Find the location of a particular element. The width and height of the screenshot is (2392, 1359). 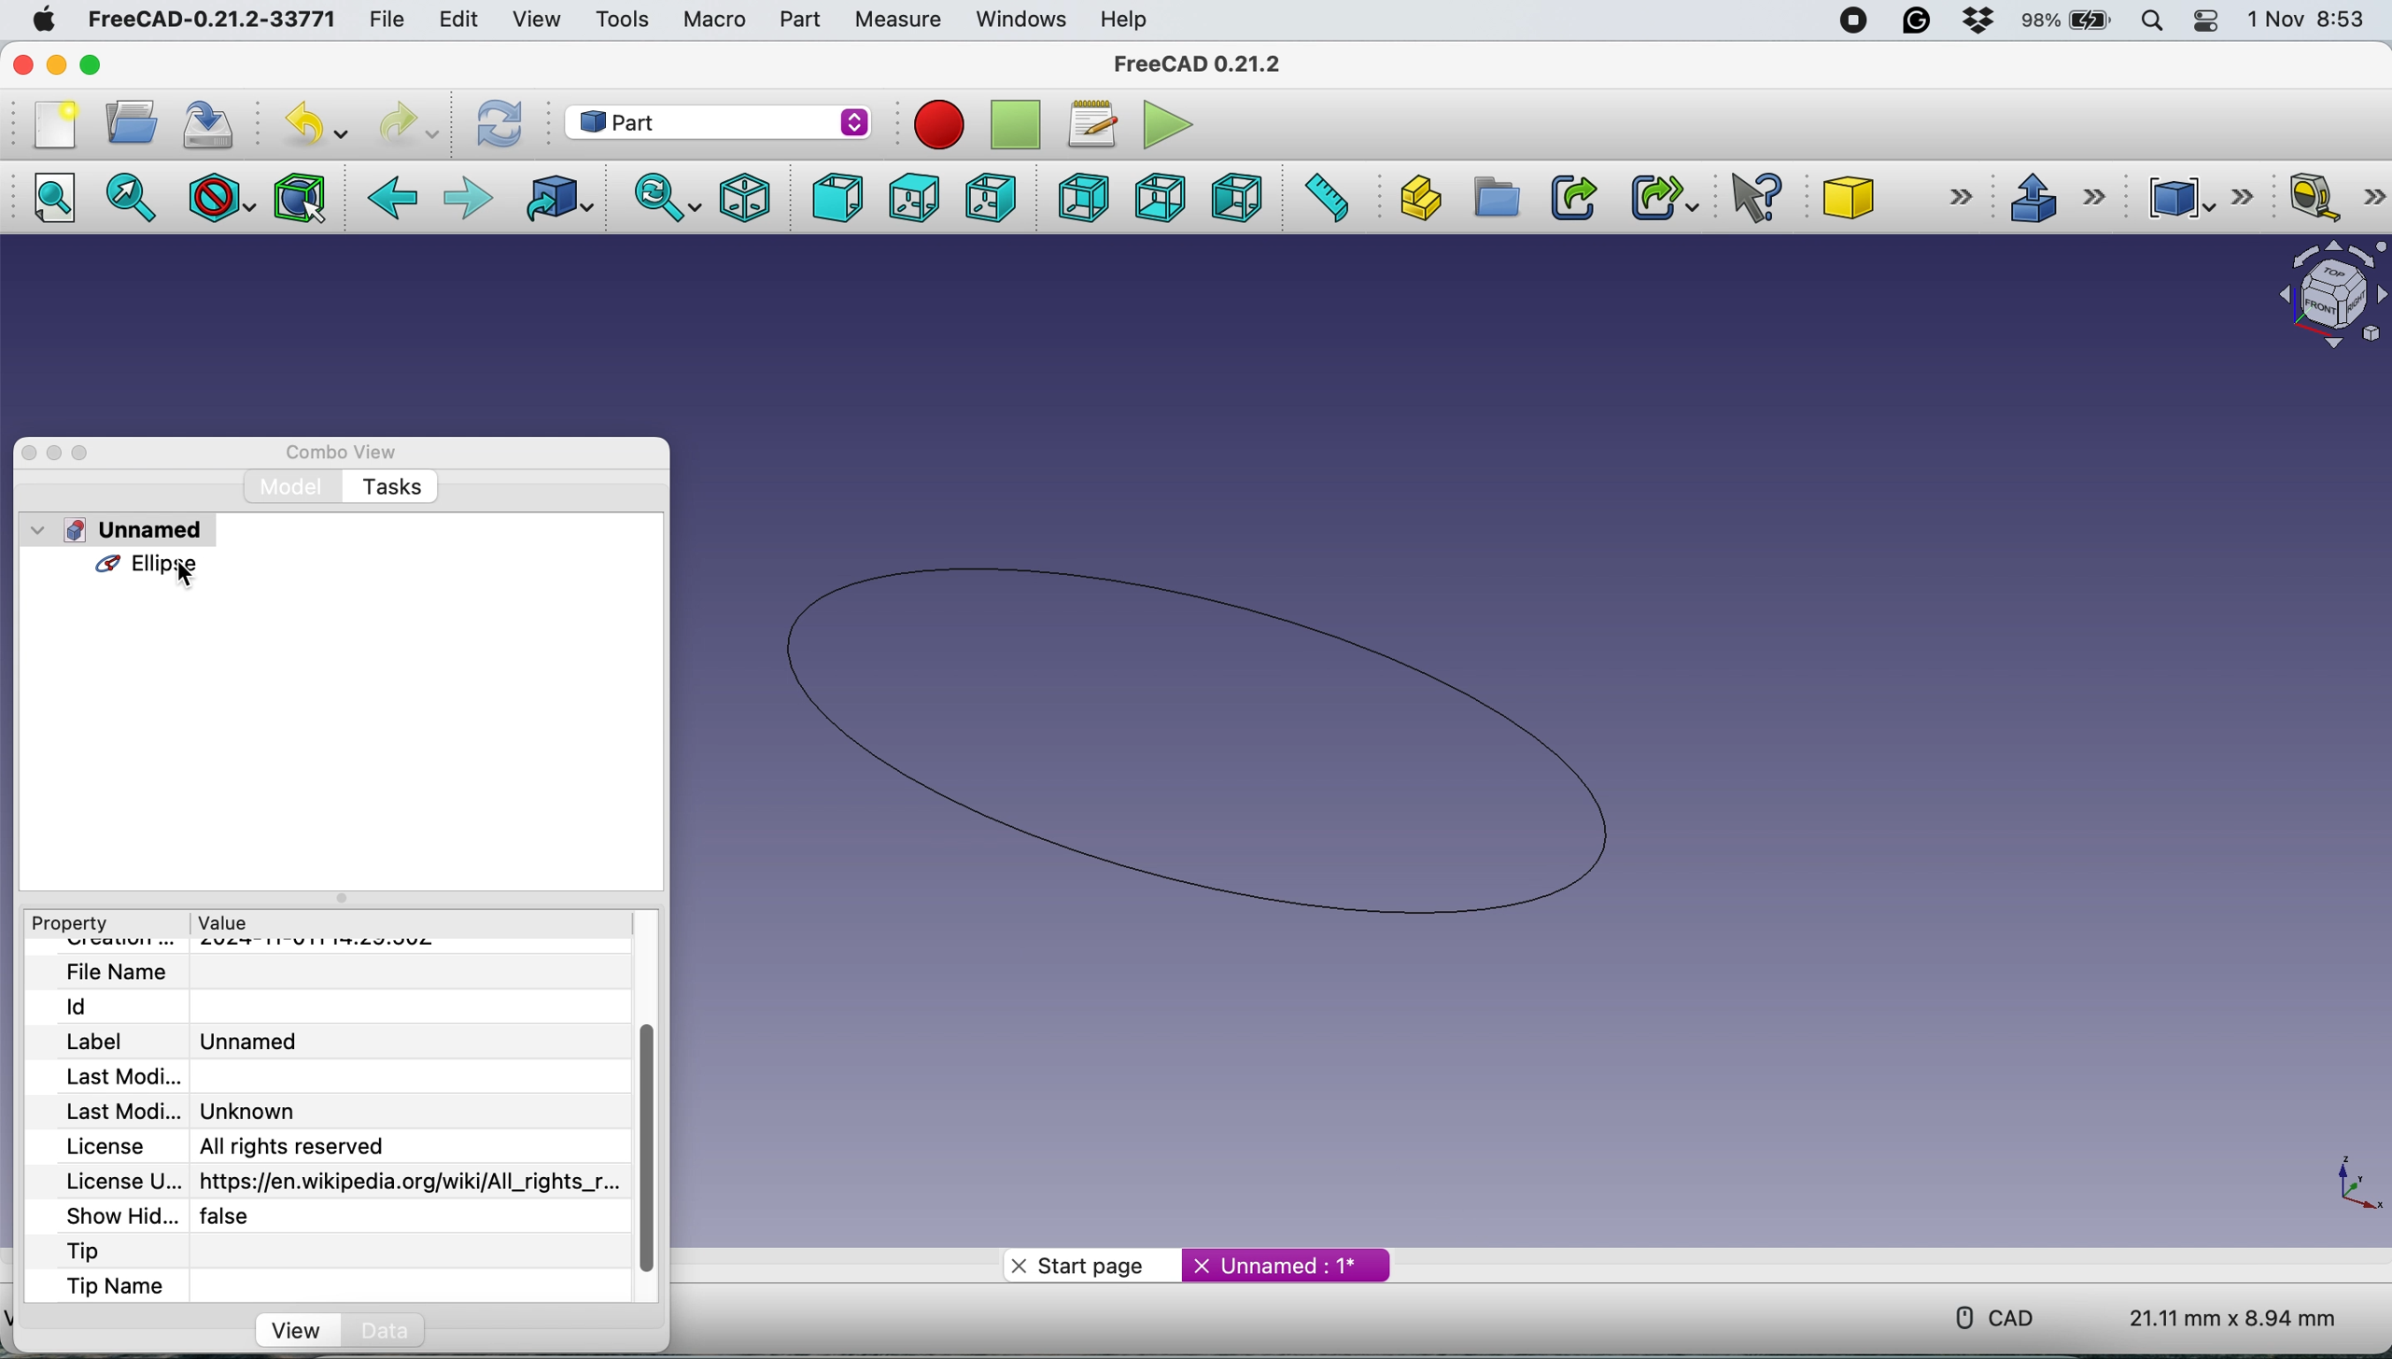

workbench is located at coordinates (718, 124).